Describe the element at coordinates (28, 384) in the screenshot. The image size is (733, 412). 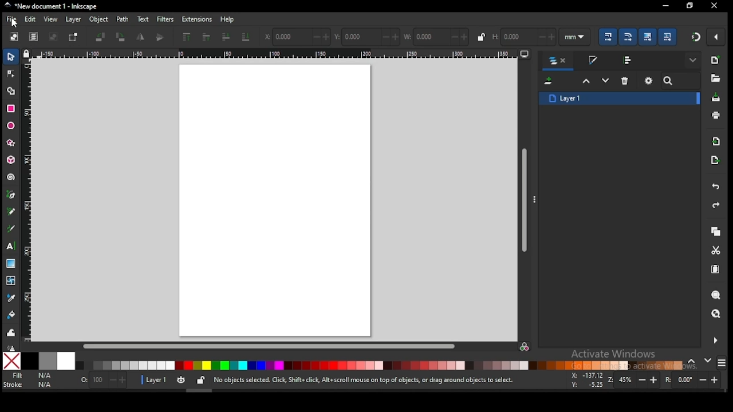
I see `stroke color` at that location.